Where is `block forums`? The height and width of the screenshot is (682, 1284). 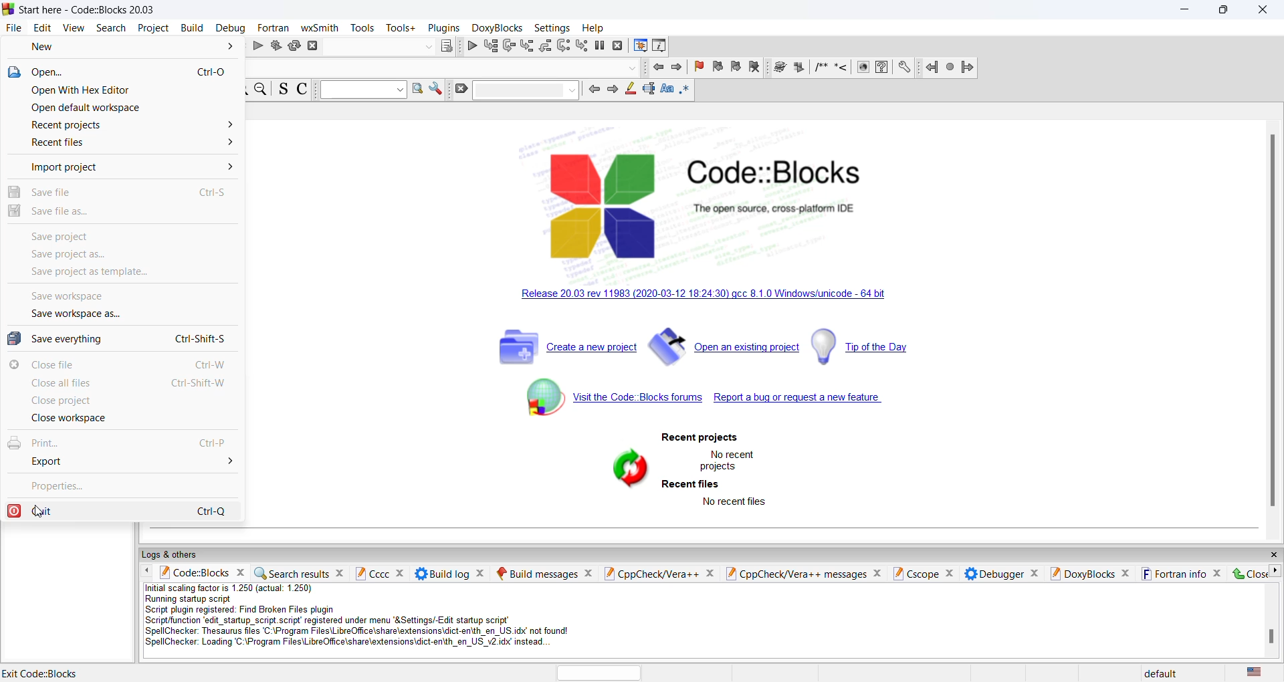
block forums is located at coordinates (601, 405).